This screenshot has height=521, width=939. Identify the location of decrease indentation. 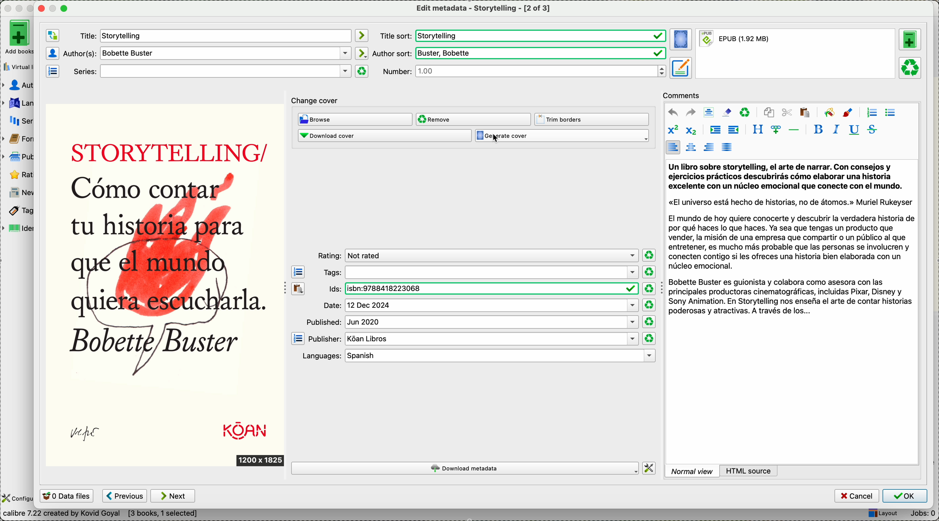
(734, 131).